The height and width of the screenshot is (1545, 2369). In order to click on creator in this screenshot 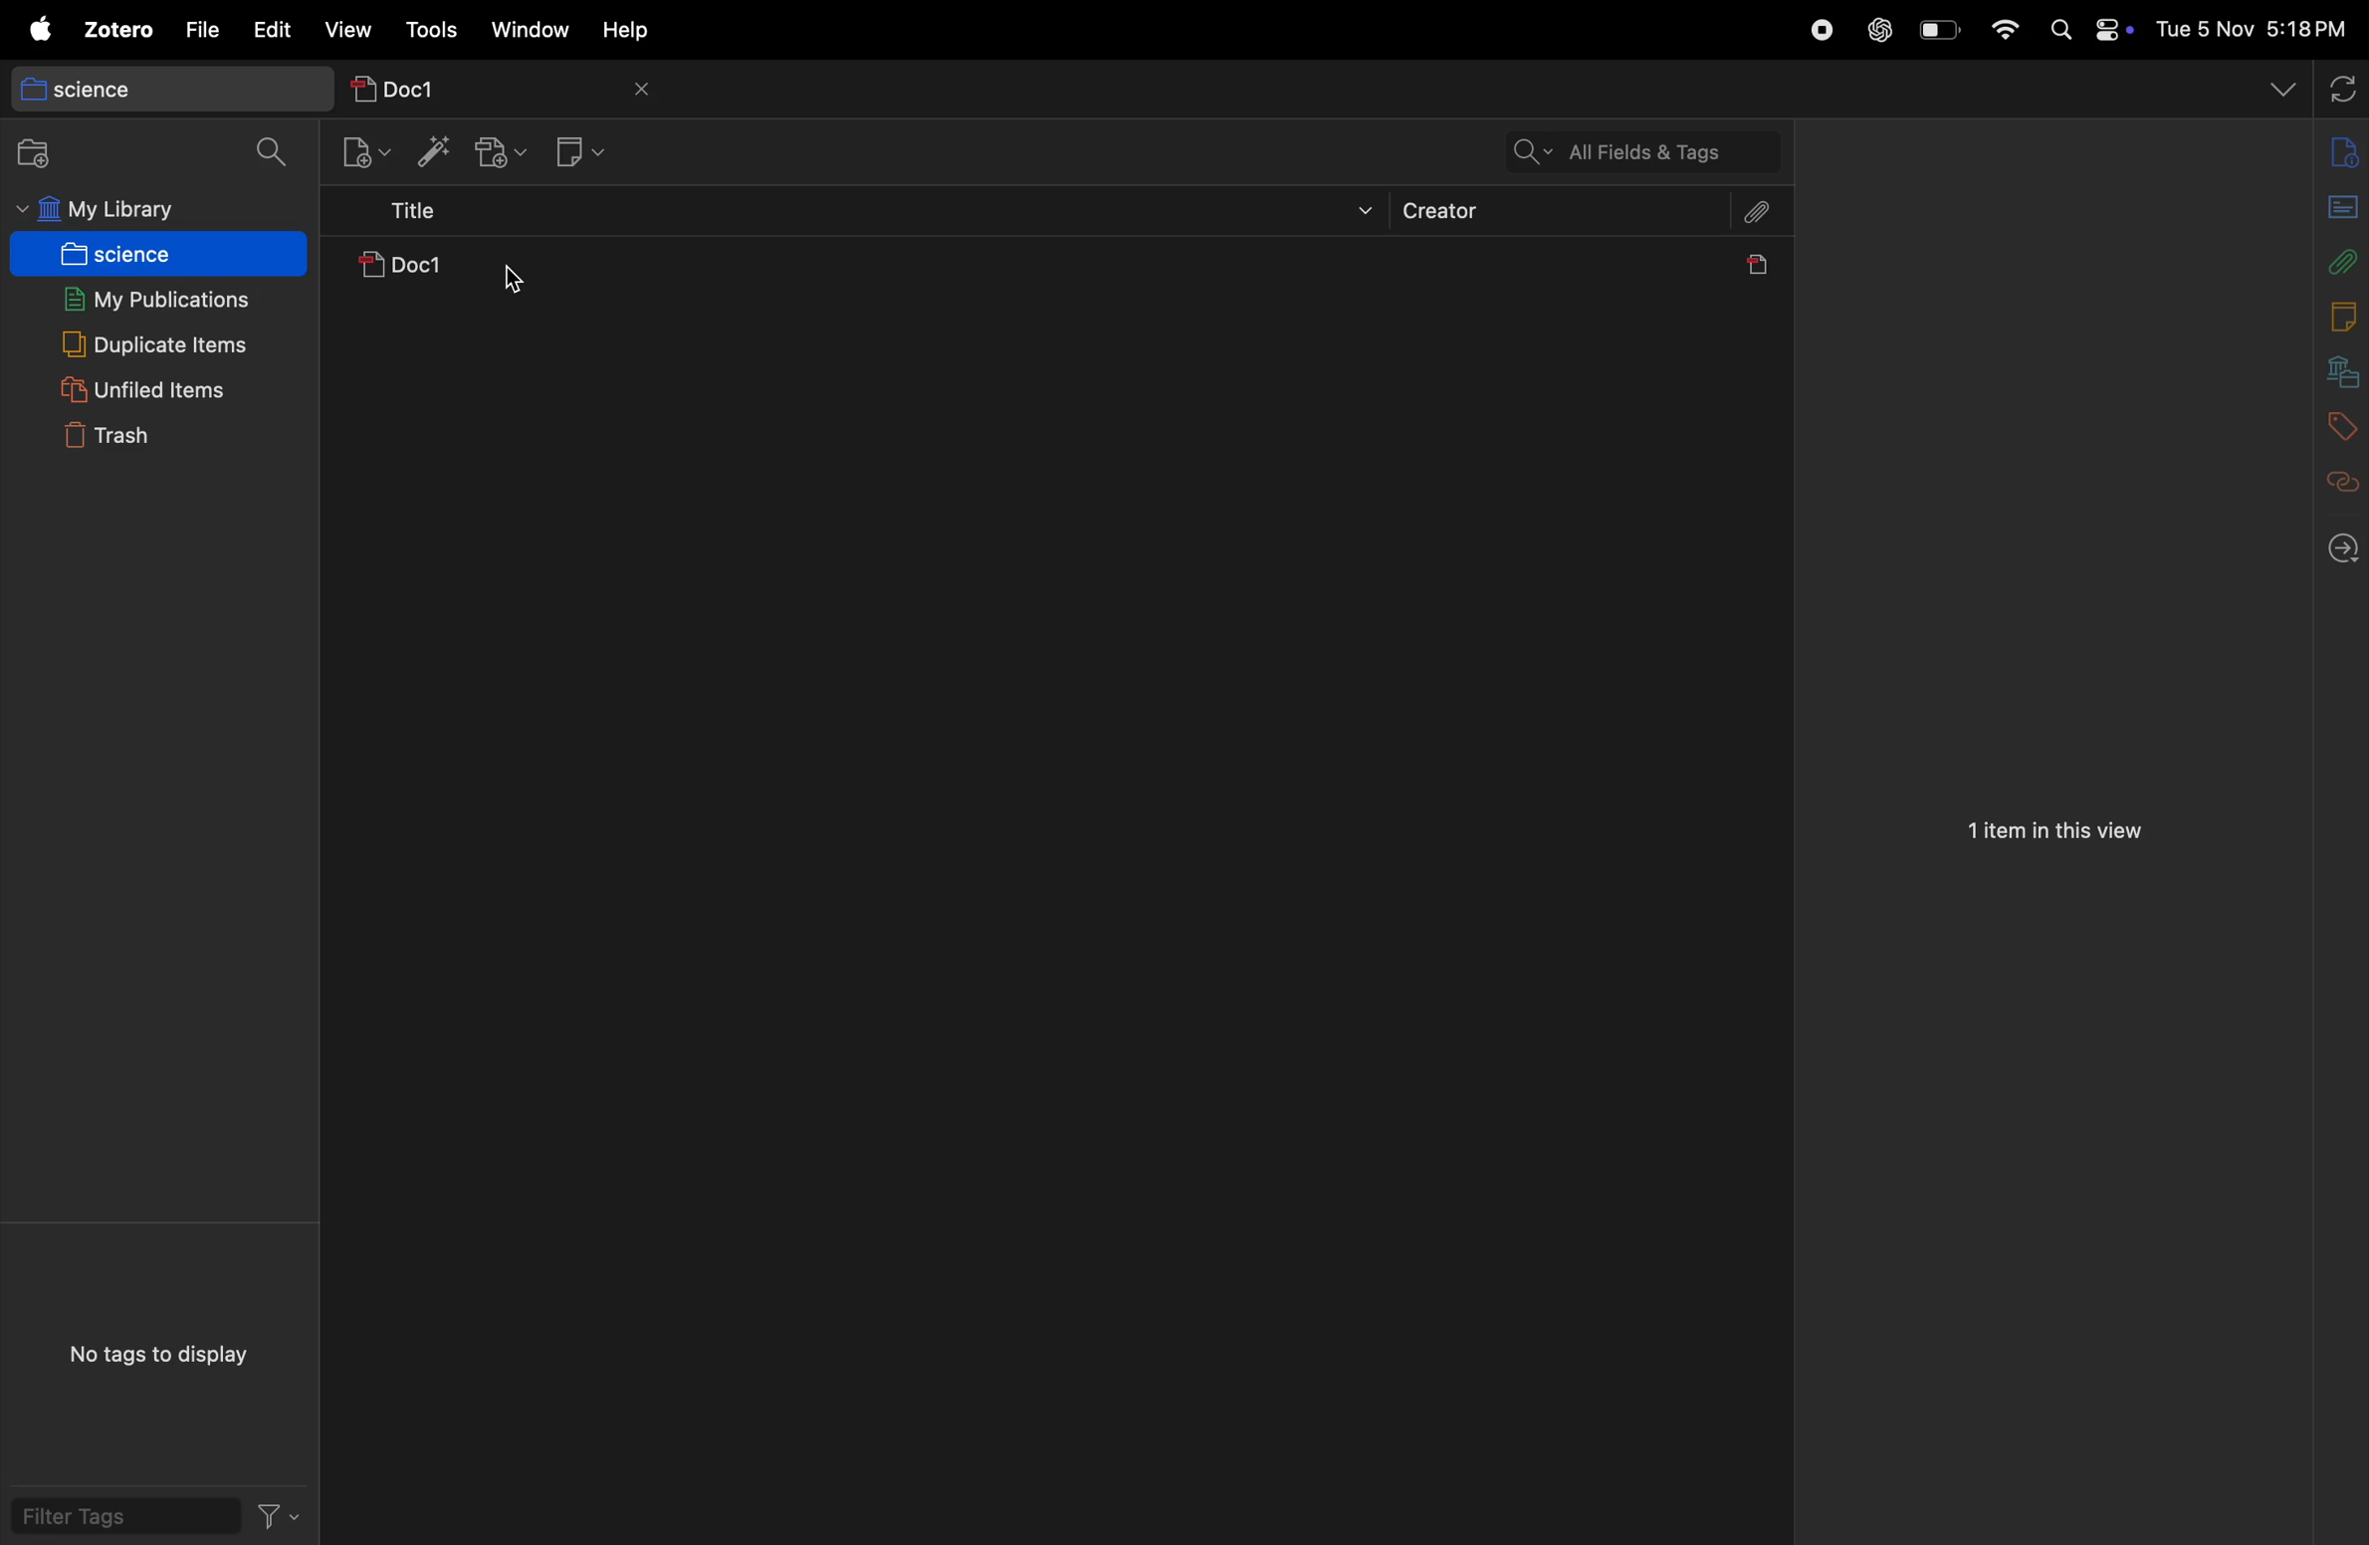, I will do `click(1560, 215)`.